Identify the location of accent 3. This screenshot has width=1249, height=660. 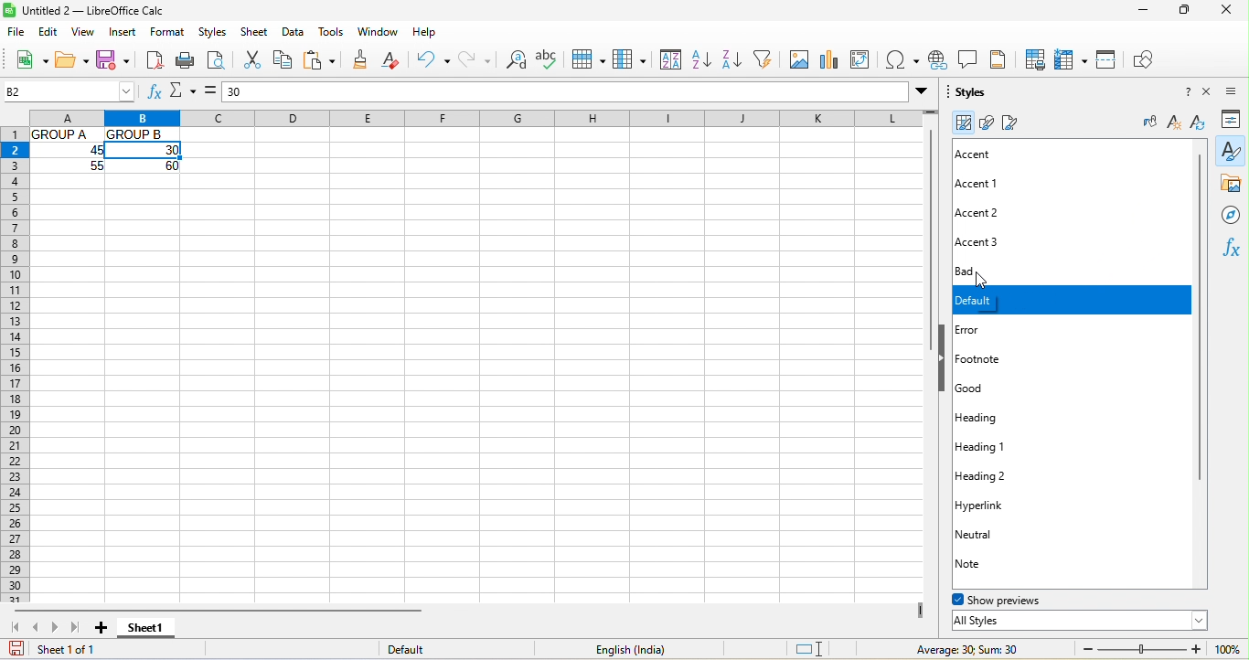
(997, 240).